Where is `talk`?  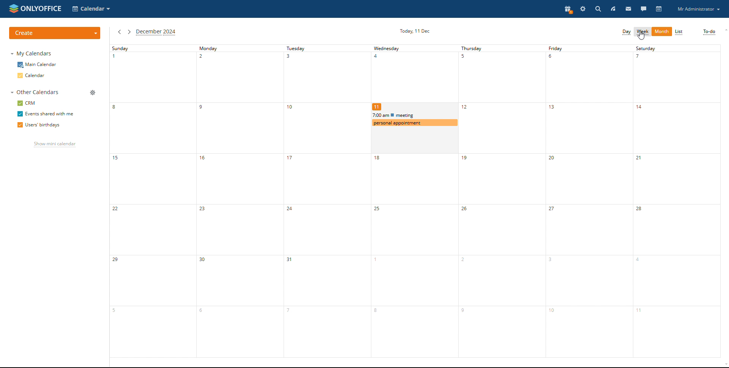
talk is located at coordinates (644, 8).